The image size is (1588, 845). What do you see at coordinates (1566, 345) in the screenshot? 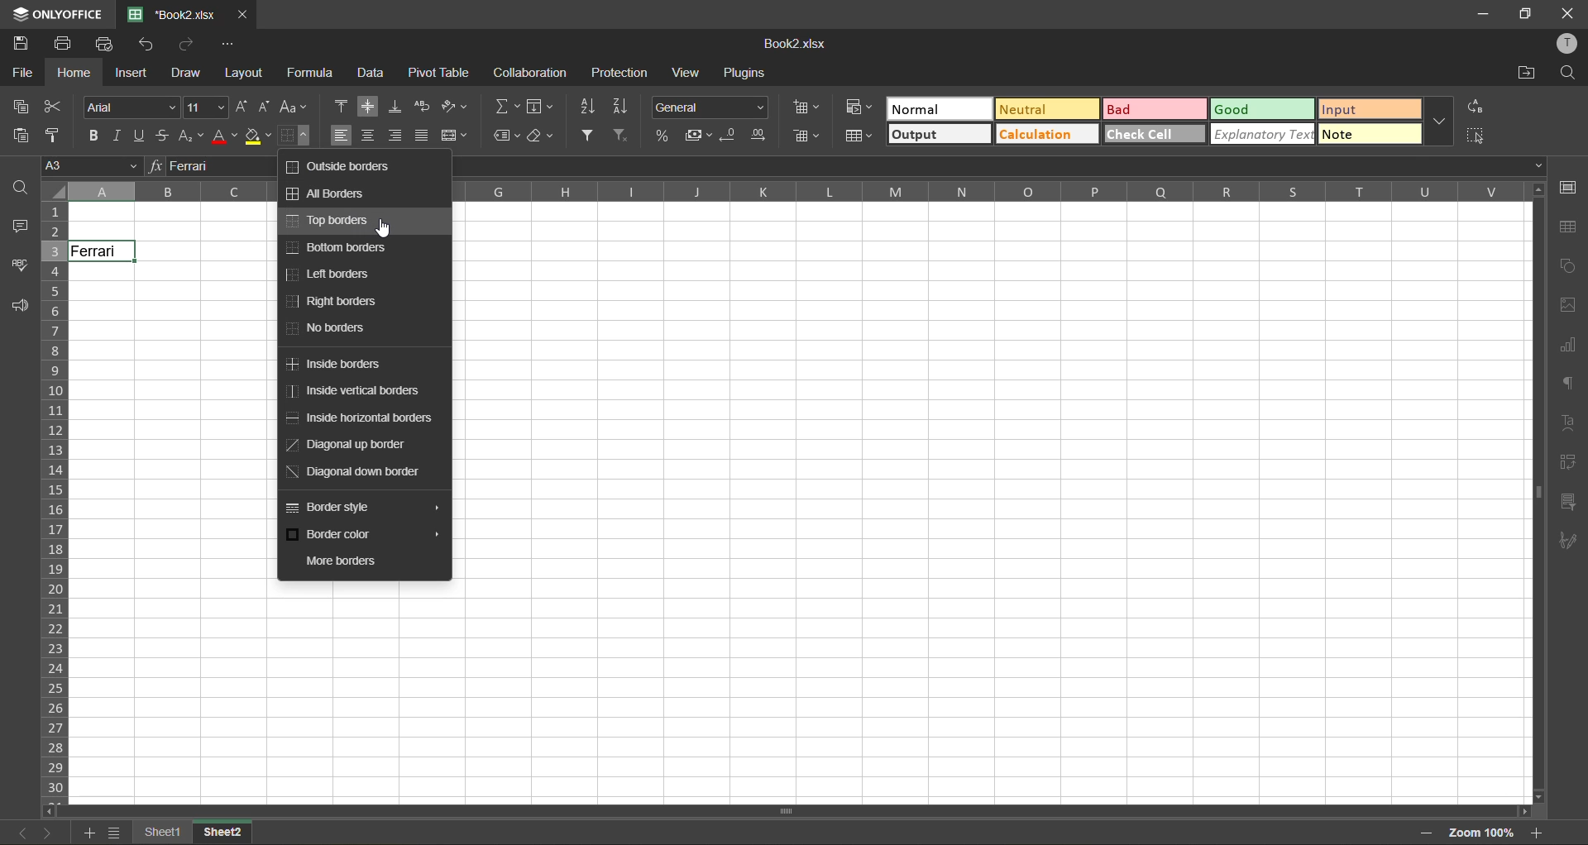
I see `charts` at bounding box center [1566, 345].